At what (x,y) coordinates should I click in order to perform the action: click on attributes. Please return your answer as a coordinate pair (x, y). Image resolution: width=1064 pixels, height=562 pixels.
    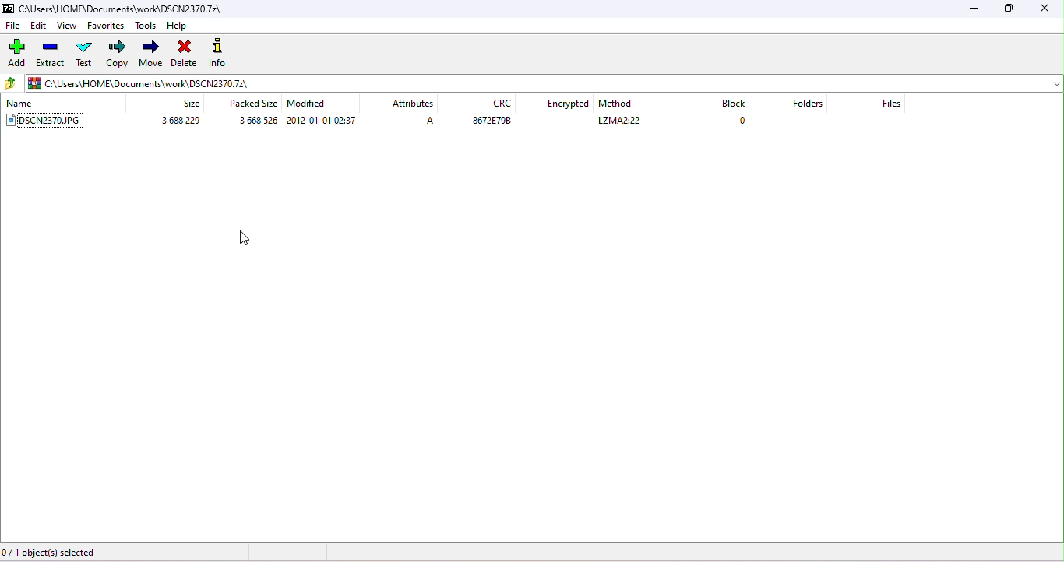
    Looking at the image, I should click on (414, 103).